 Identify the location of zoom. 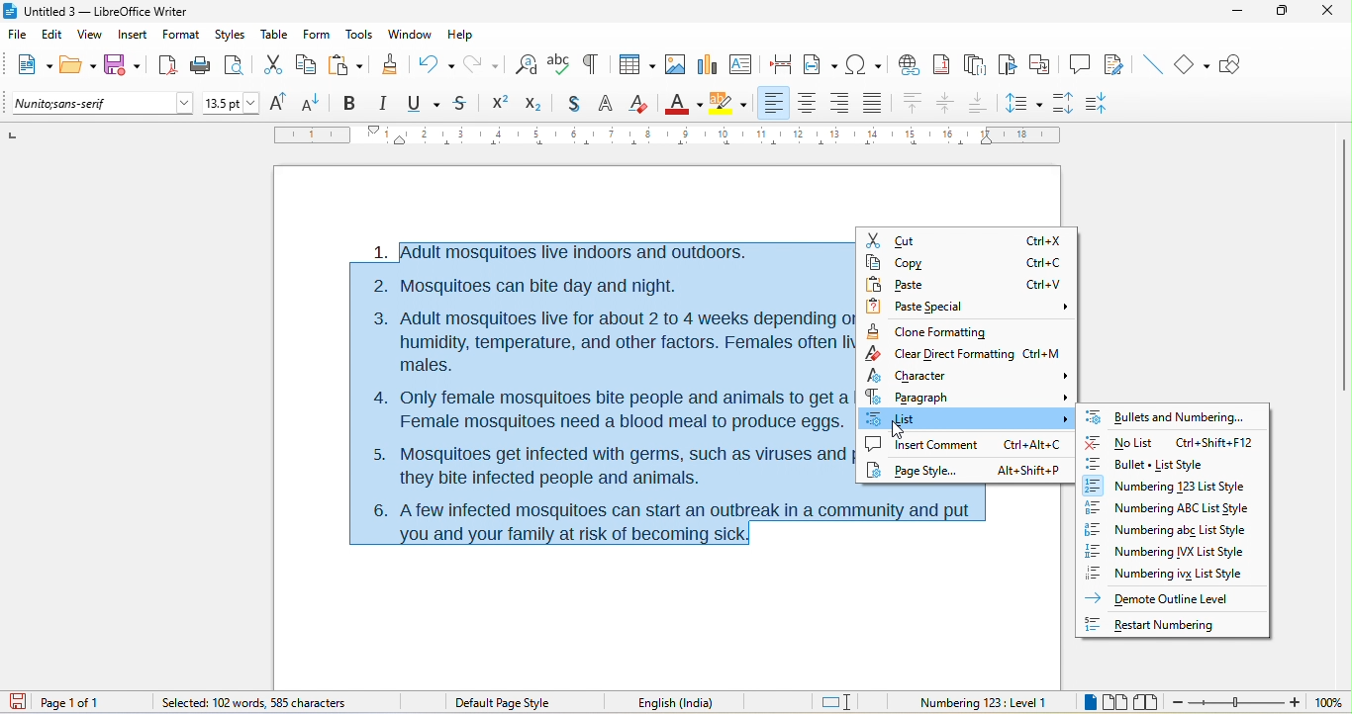
(1259, 703).